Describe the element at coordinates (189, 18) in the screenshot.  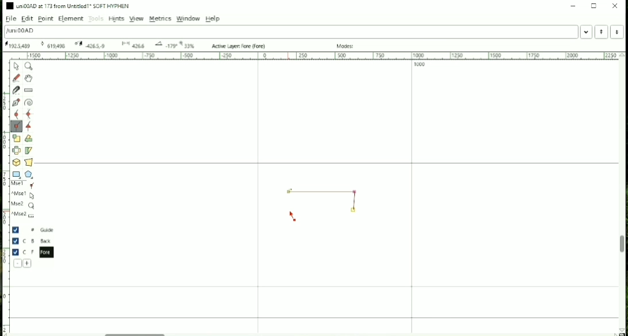
I see `Window` at that location.